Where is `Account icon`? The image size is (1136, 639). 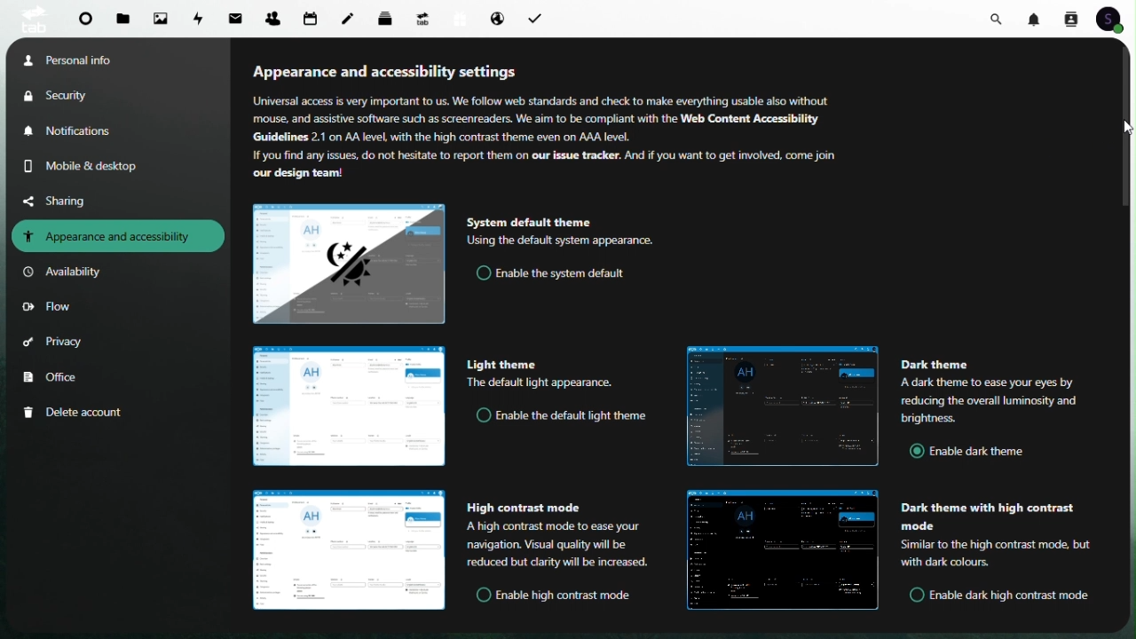
Account icon is located at coordinates (1115, 19).